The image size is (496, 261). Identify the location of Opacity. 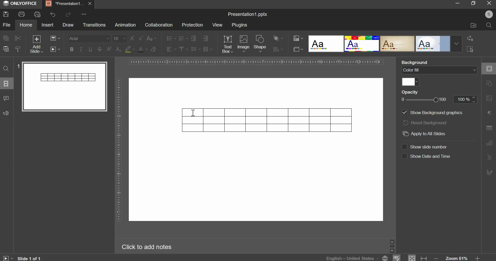
(425, 93).